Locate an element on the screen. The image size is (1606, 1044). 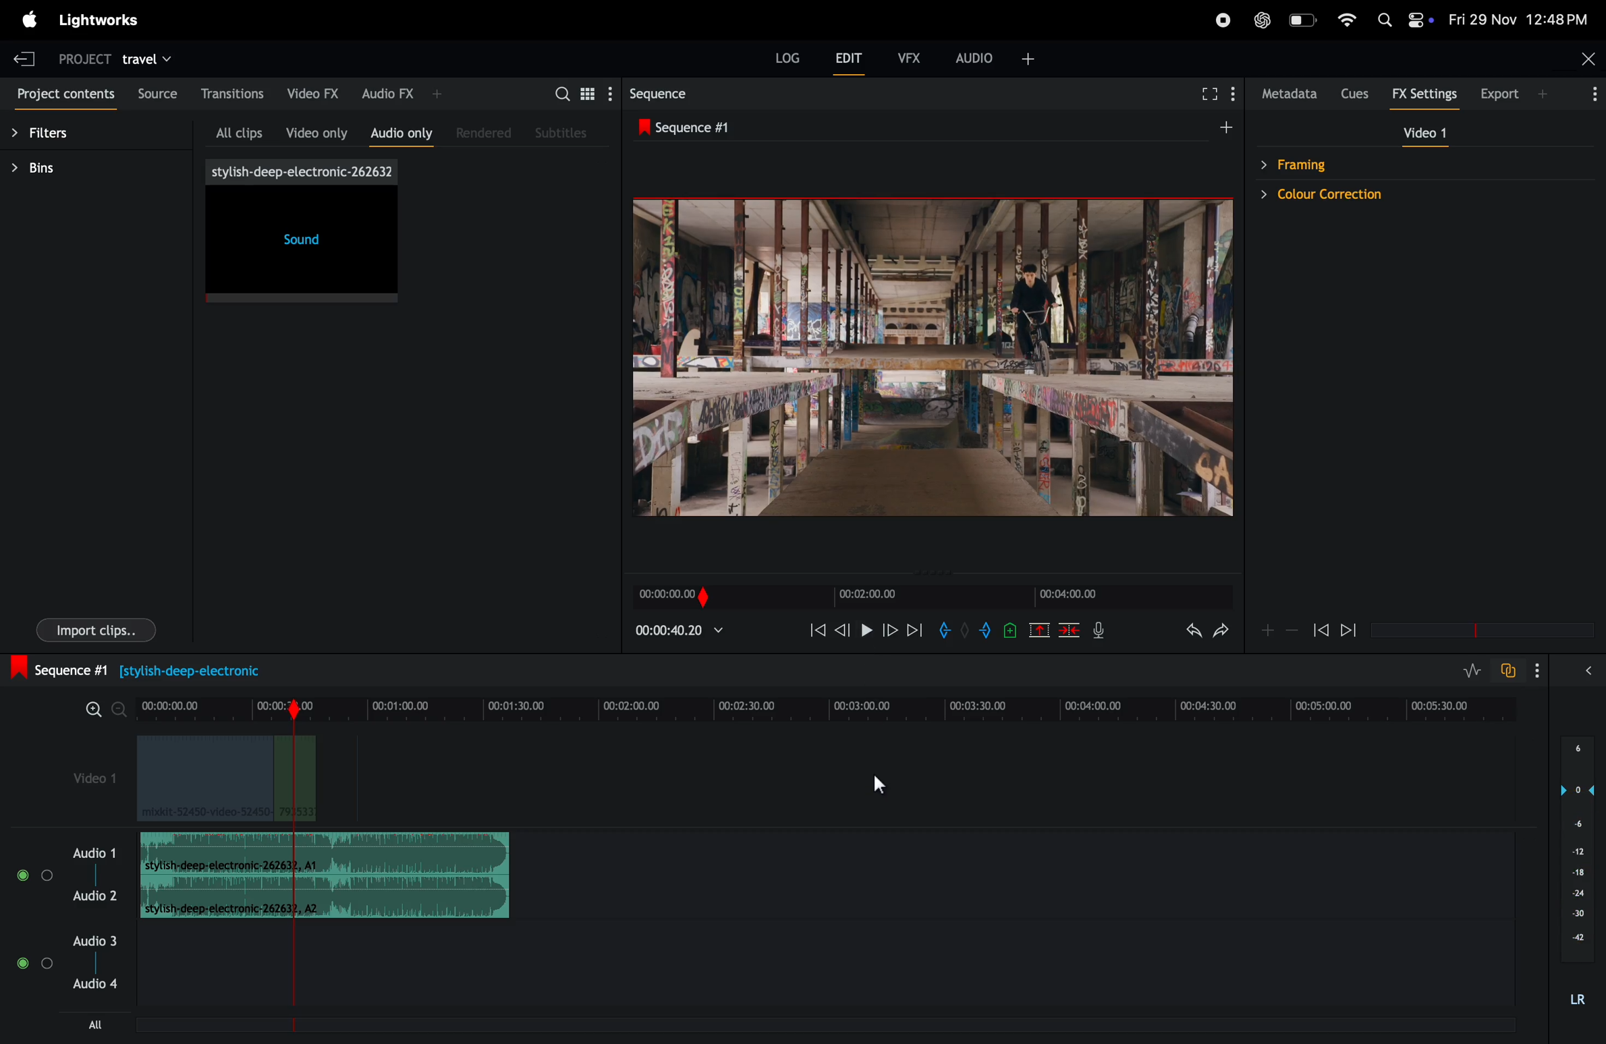
source is located at coordinates (156, 96).